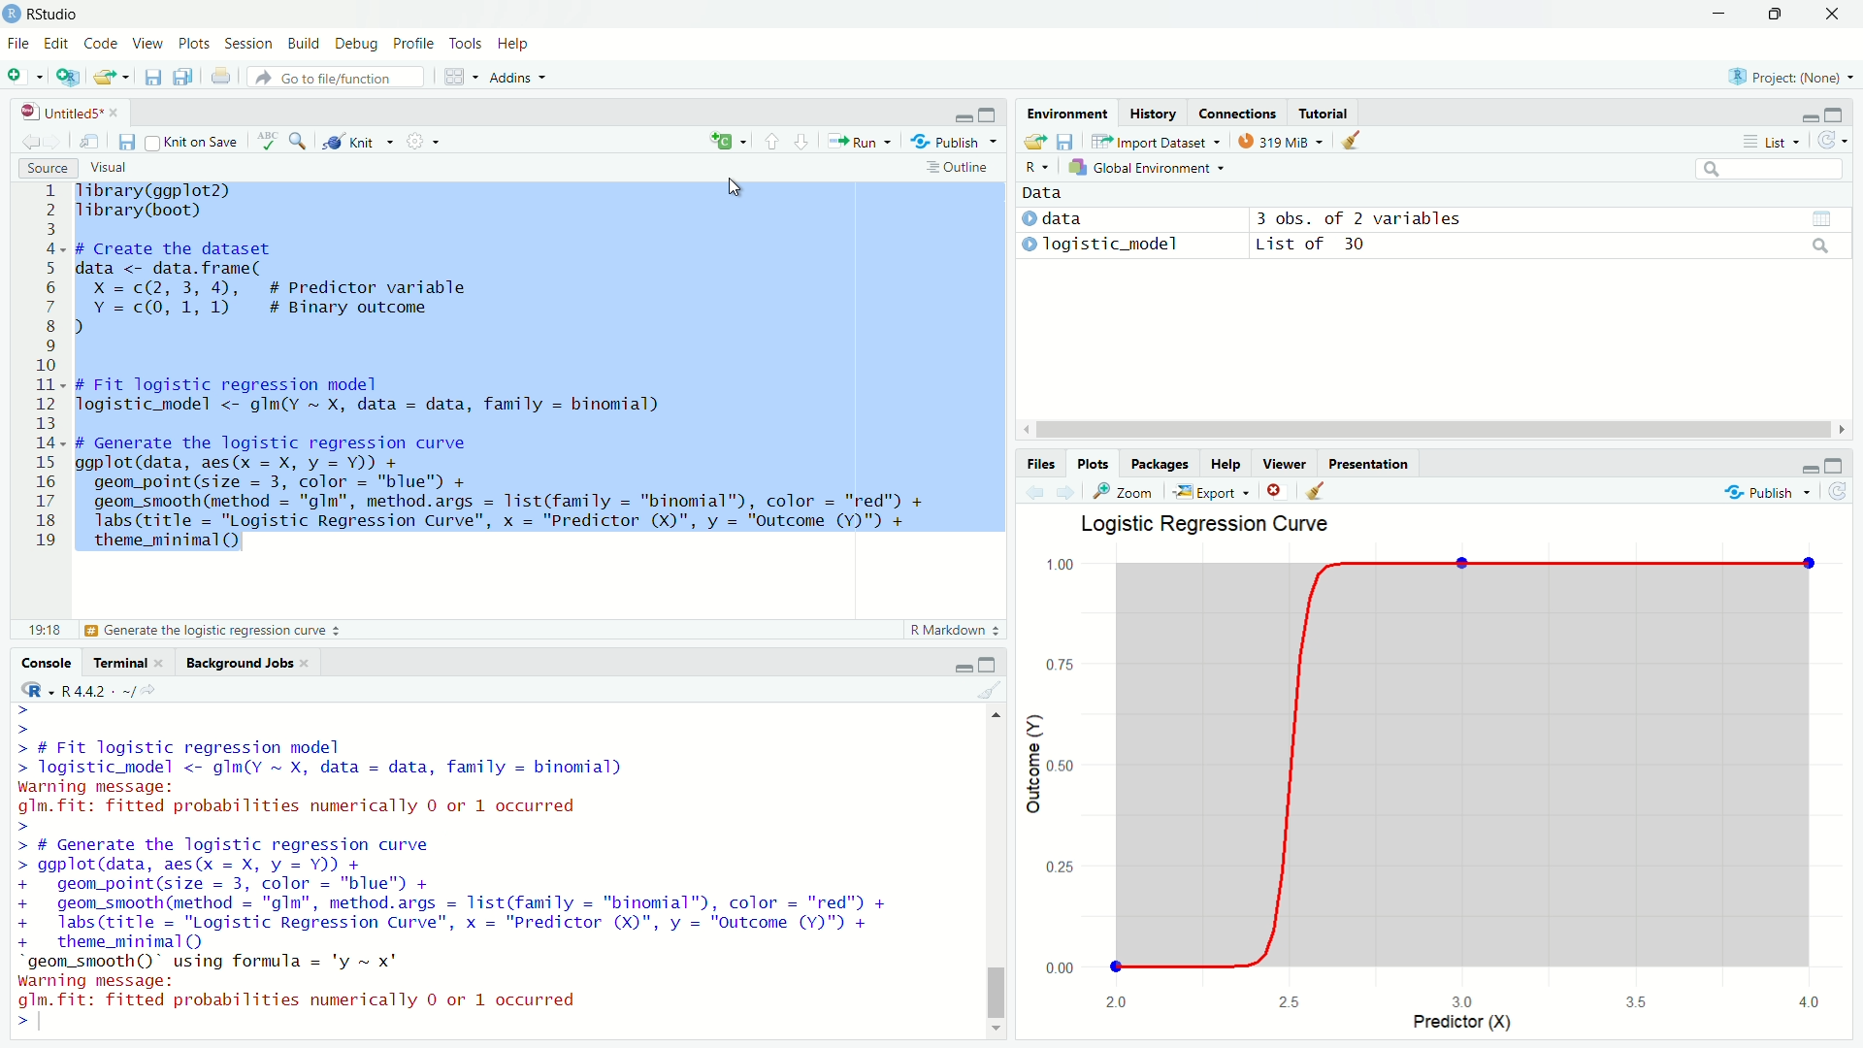 Image resolution: width=1863 pixels, height=1048 pixels. I want to click on maximize, so click(1834, 466).